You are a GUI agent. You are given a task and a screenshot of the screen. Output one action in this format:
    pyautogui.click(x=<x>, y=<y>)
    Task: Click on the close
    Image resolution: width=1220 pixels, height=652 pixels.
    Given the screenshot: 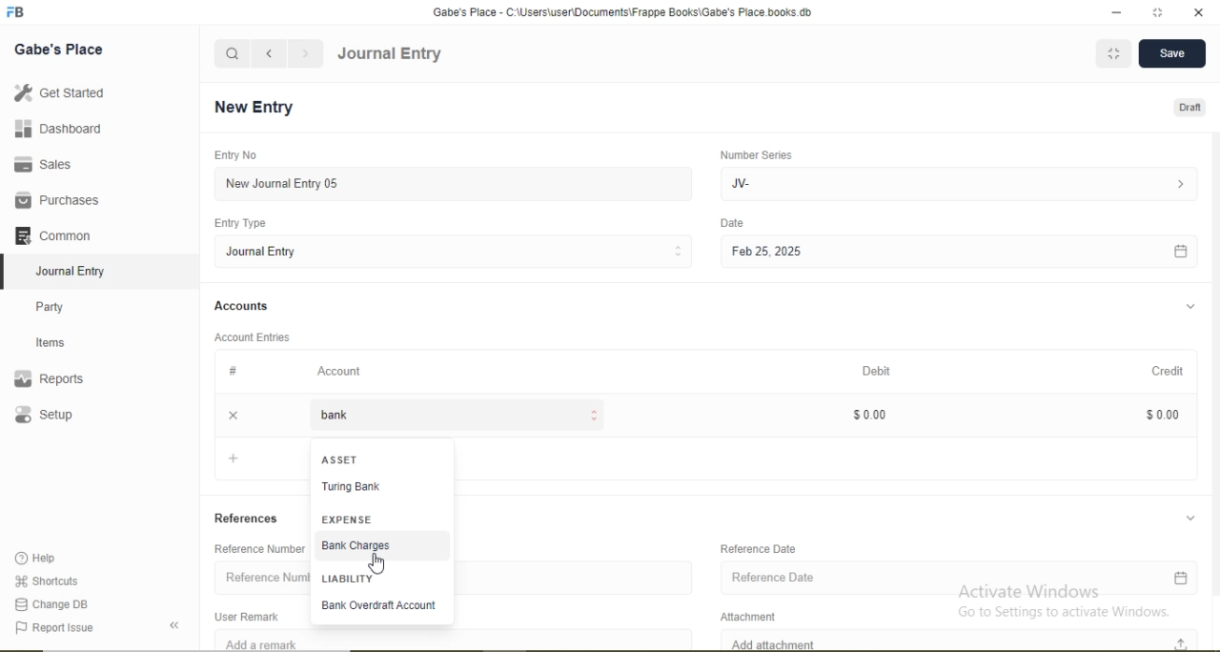 What is the action you would take?
    pyautogui.click(x=231, y=414)
    